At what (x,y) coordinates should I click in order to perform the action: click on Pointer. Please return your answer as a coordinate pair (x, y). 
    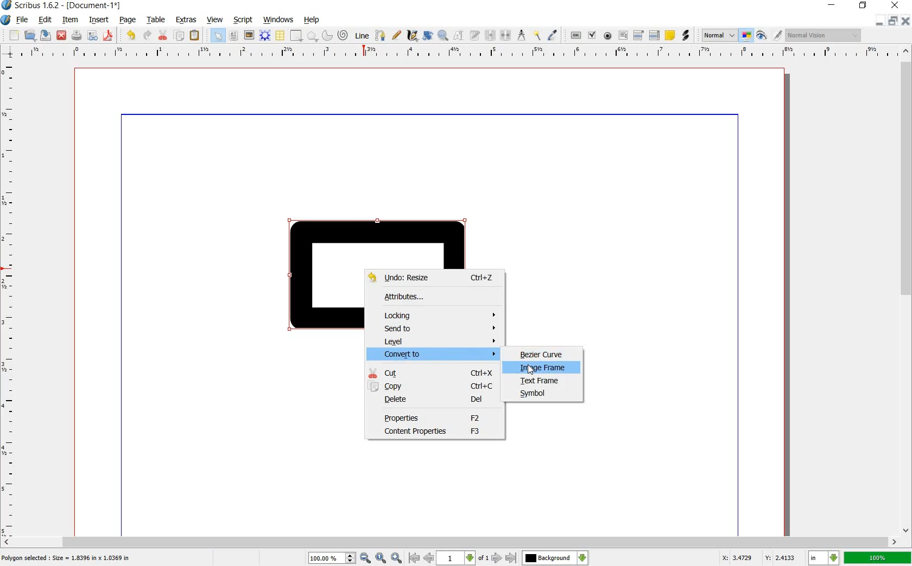
    Looking at the image, I should click on (532, 370).